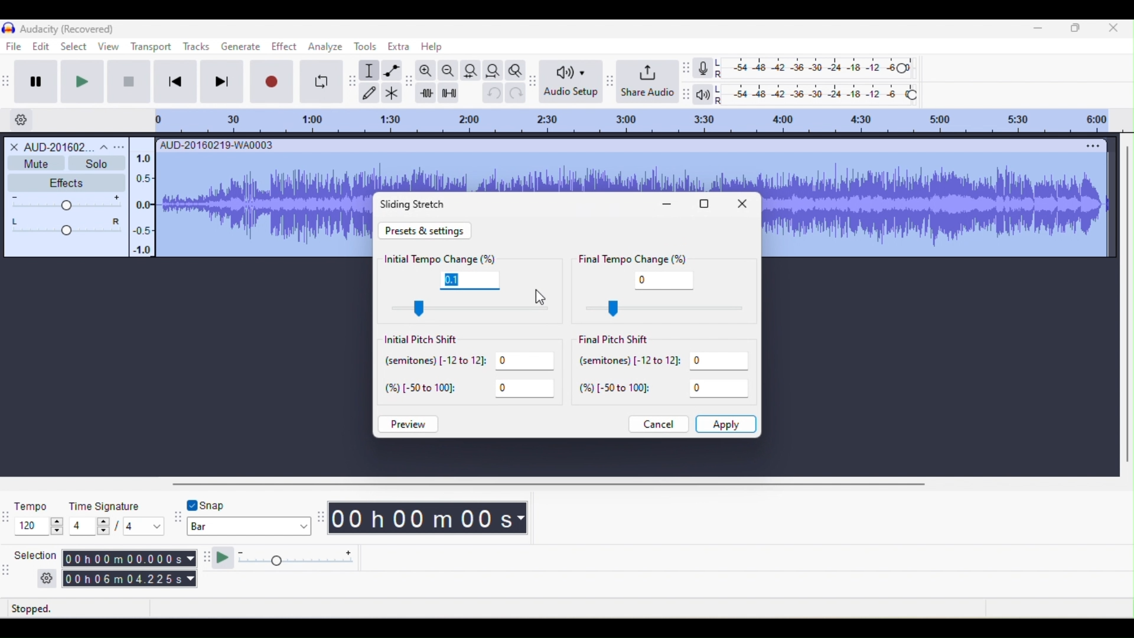 This screenshot has width=1134, height=638. What do you see at coordinates (1039, 31) in the screenshot?
I see `minimize` at bounding box center [1039, 31].